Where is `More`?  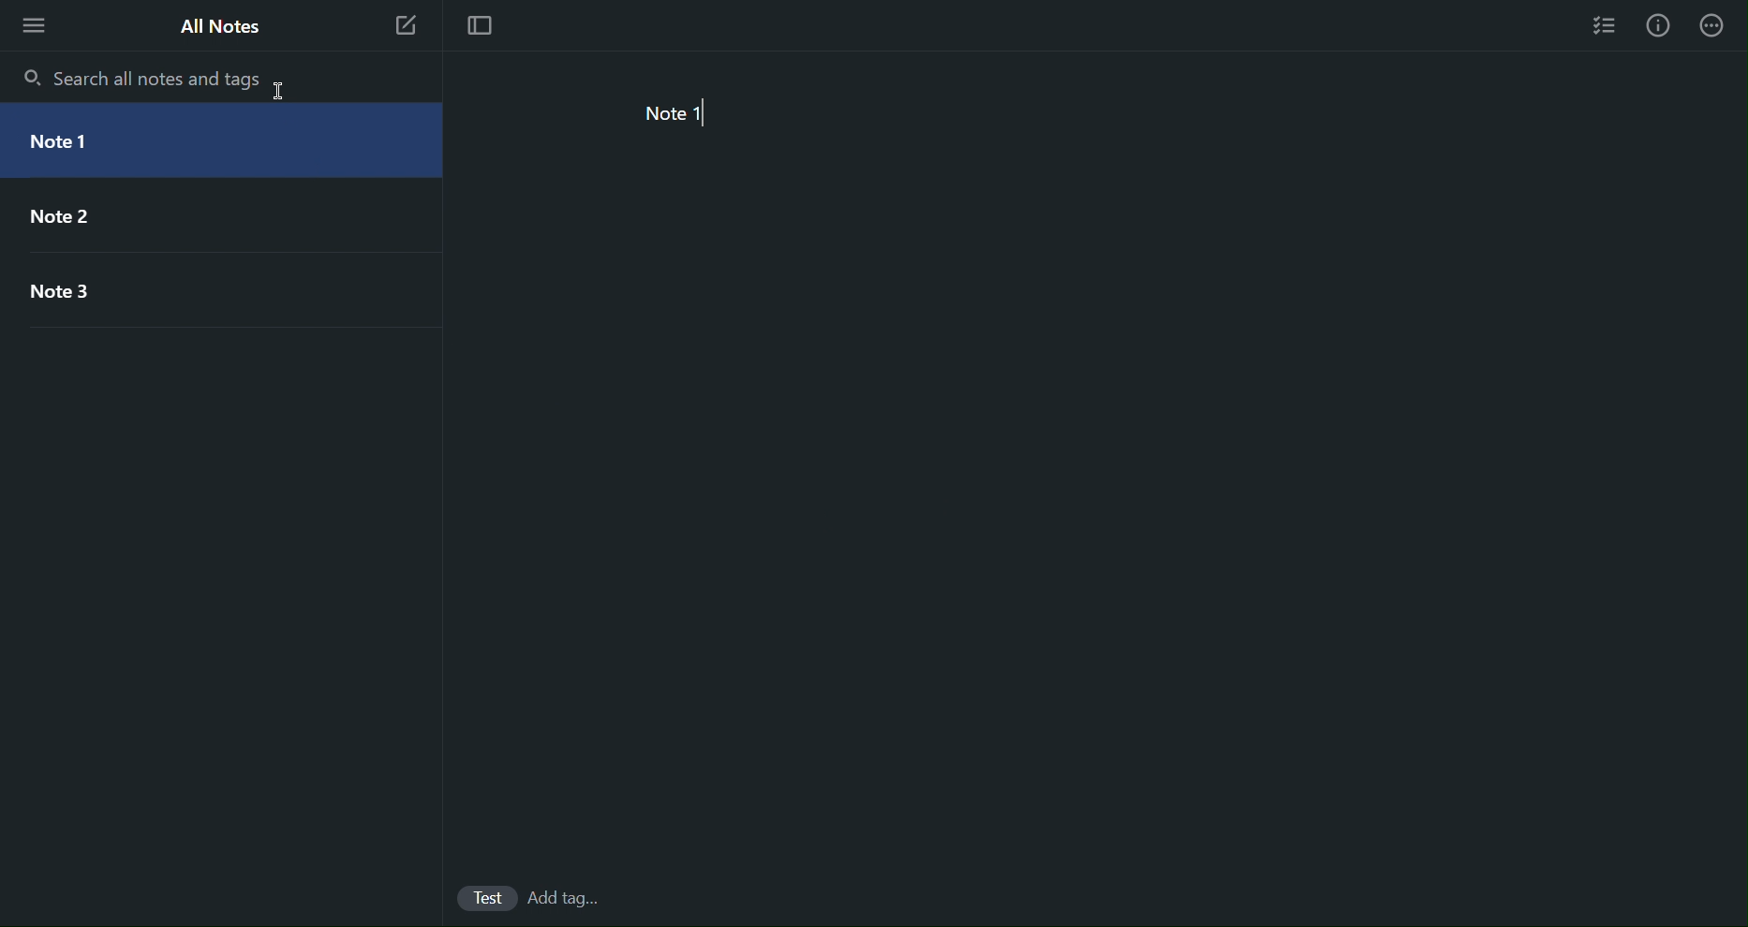 More is located at coordinates (35, 25).